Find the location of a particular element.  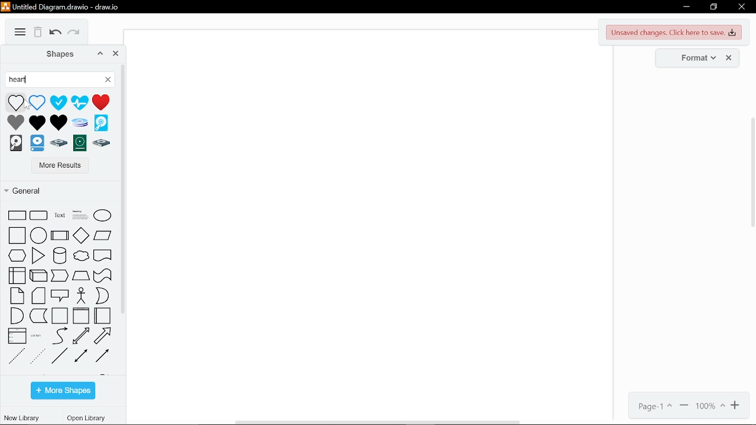

VHD is located at coordinates (101, 123).